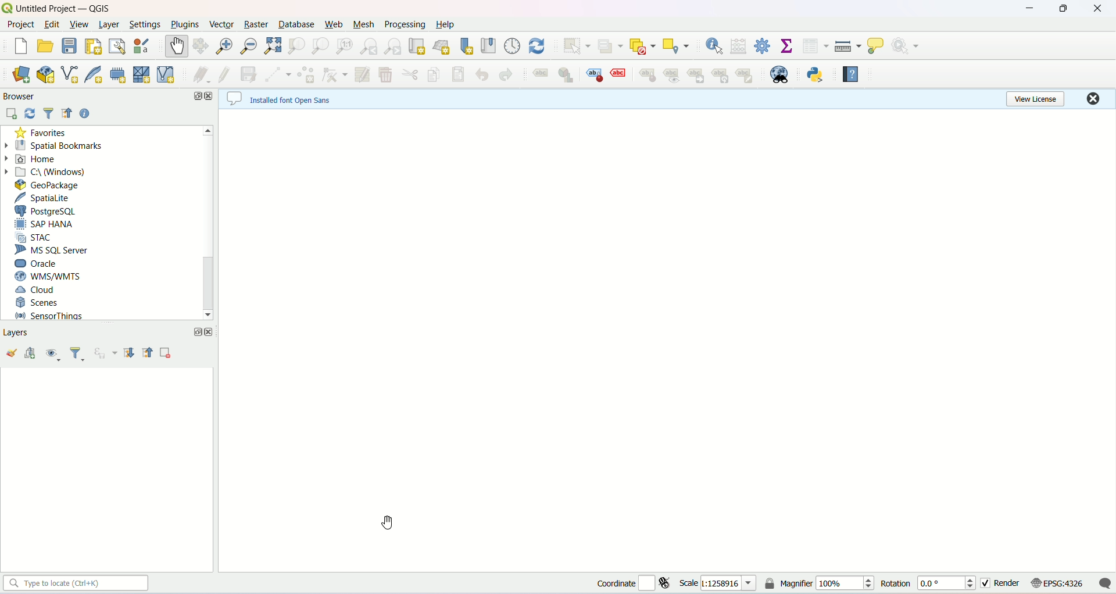  I want to click on lock, so click(770, 585).